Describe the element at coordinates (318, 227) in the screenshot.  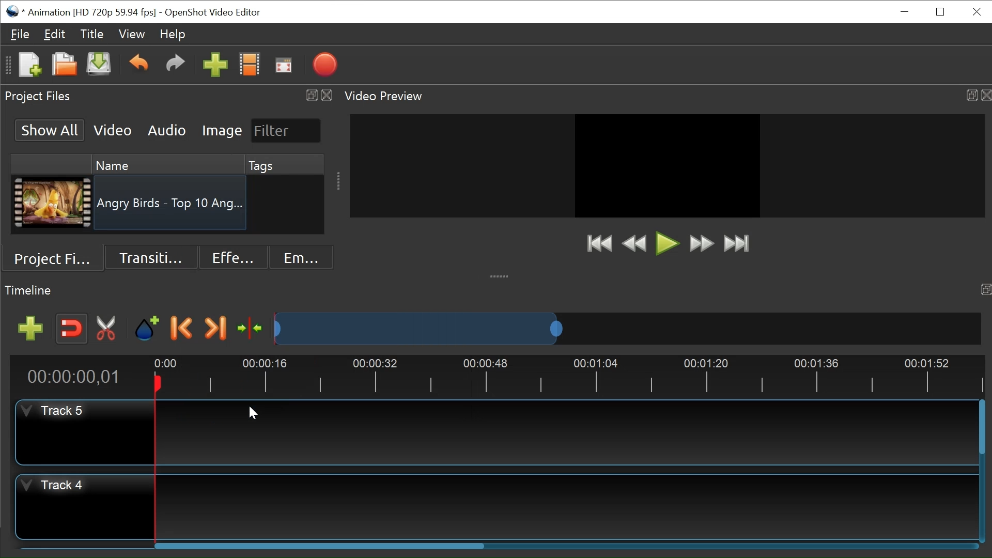
I see `Scroll down` at that location.